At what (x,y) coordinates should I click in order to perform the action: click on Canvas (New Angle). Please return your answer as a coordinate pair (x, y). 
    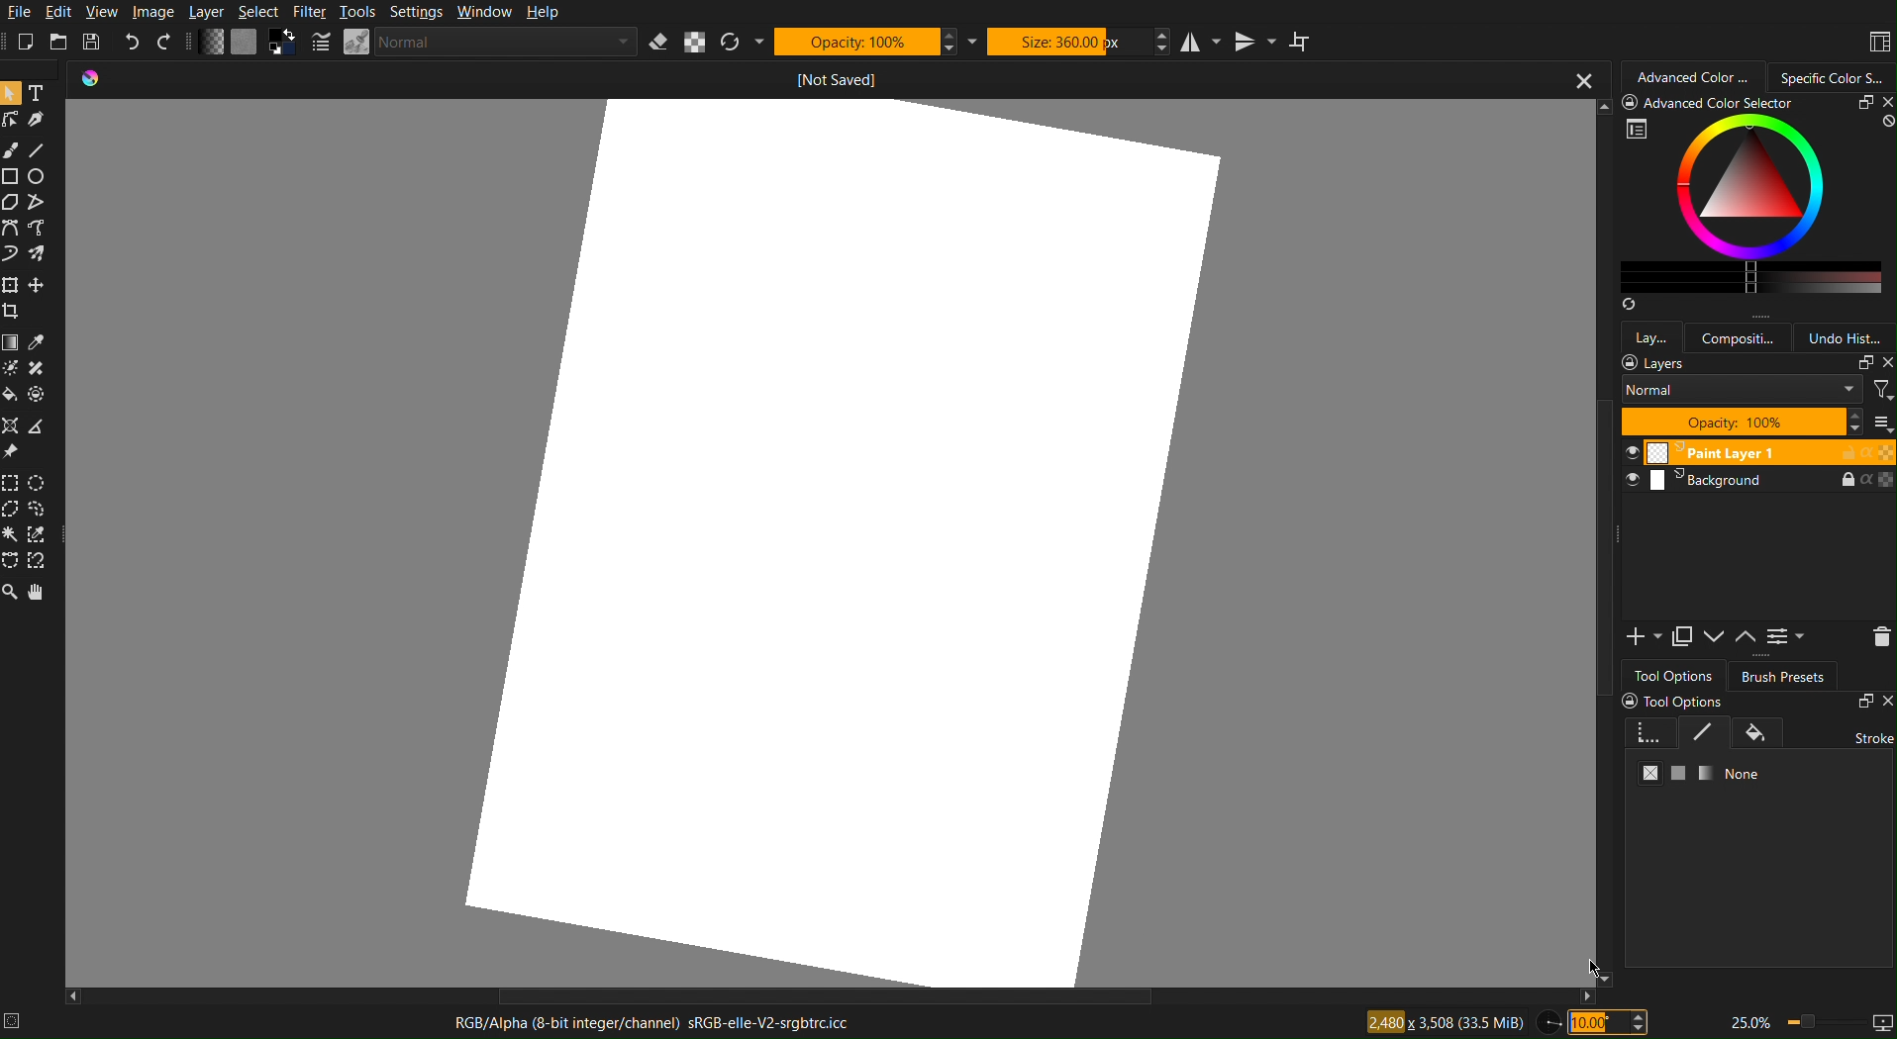
    Looking at the image, I should click on (845, 537).